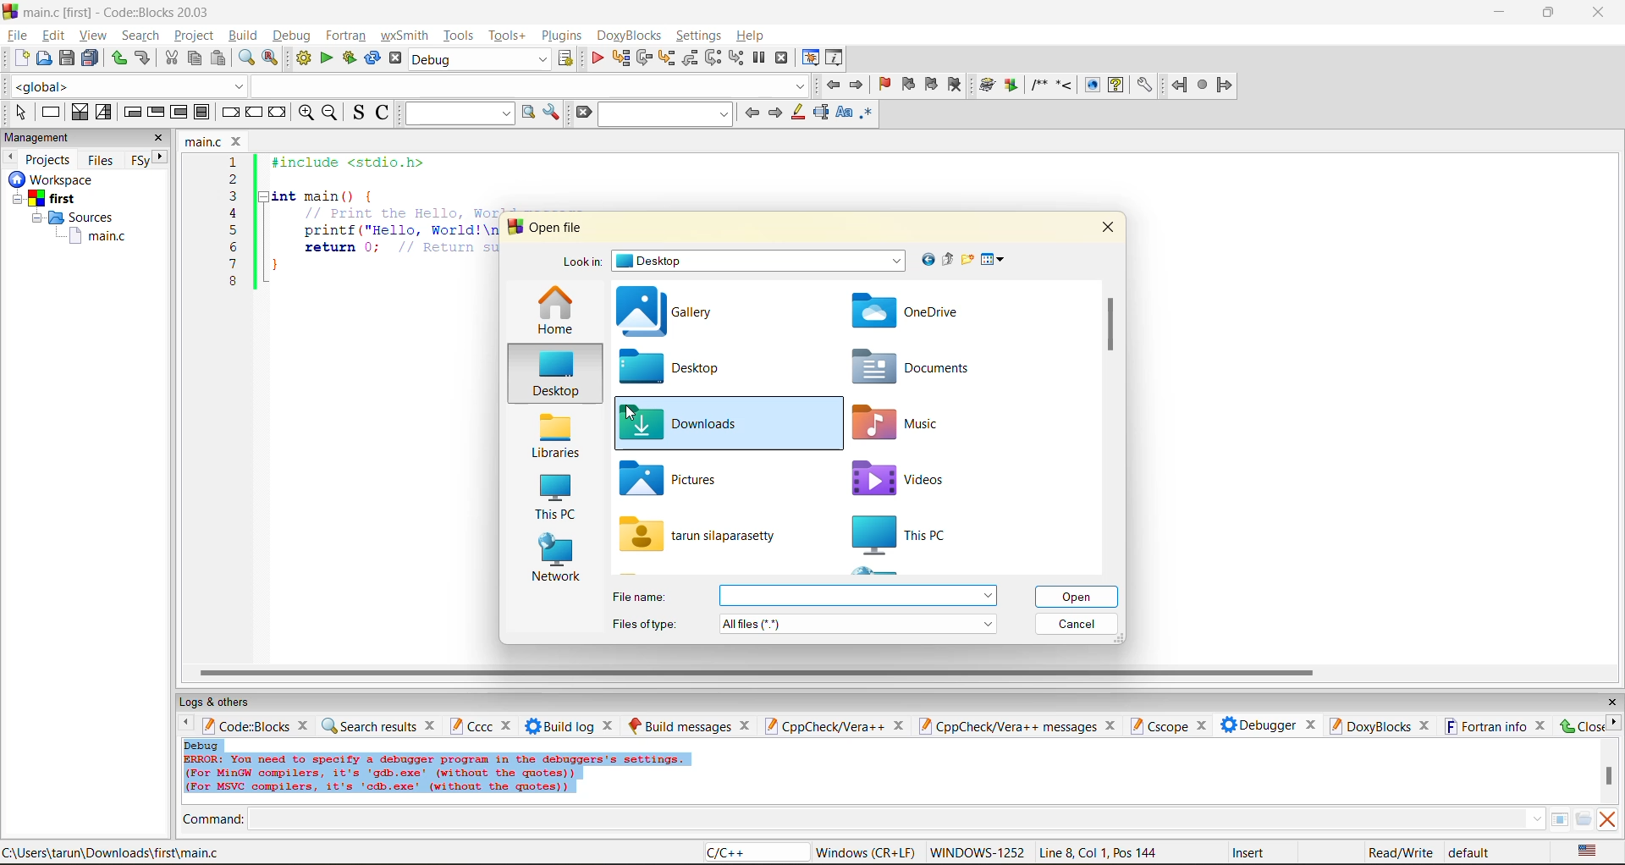  I want to click on step out, so click(689, 58).